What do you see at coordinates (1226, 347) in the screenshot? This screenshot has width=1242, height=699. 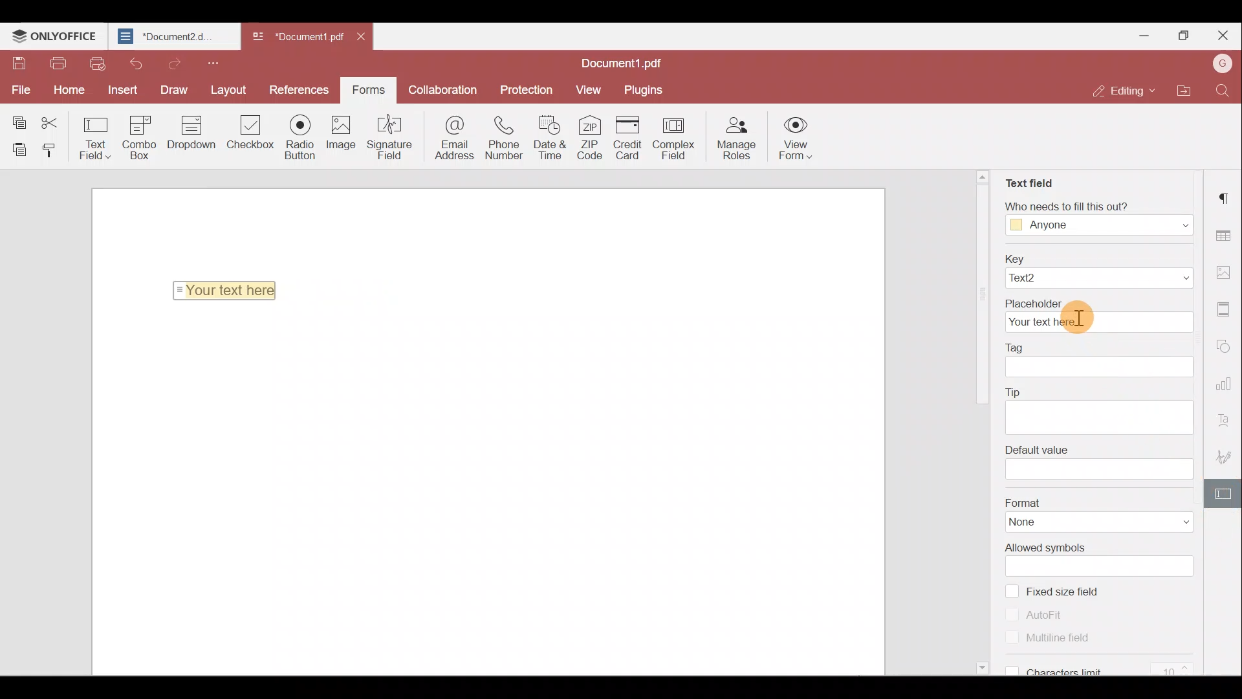 I see `Shapes settings` at bounding box center [1226, 347].